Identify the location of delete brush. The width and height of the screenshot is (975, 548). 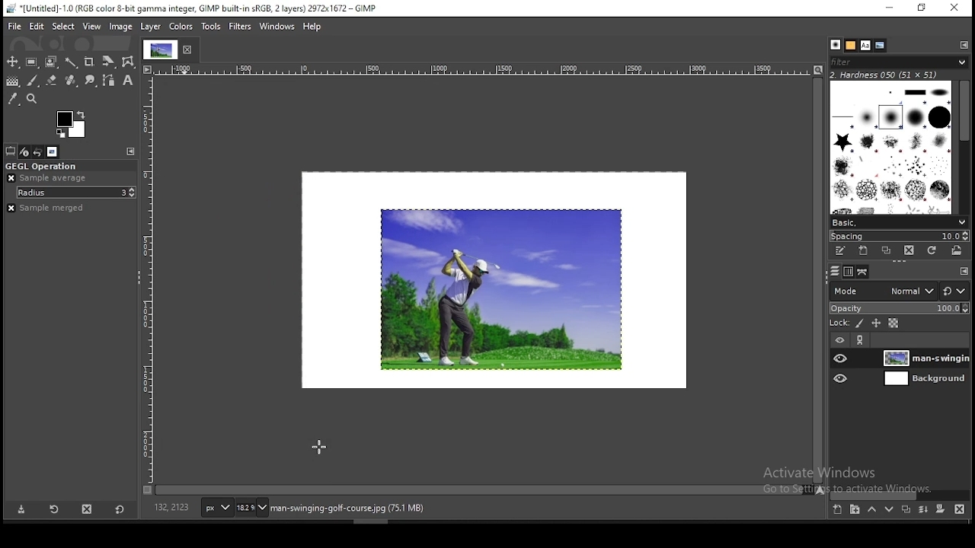
(908, 250).